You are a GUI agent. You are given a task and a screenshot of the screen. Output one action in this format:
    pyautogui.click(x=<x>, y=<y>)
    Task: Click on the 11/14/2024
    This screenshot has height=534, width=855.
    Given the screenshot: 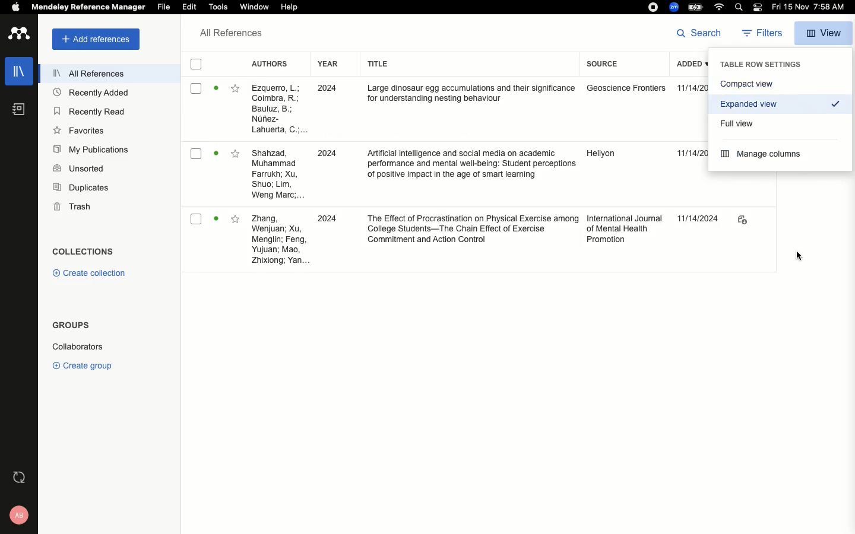 What is the action you would take?
    pyautogui.click(x=699, y=219)
    